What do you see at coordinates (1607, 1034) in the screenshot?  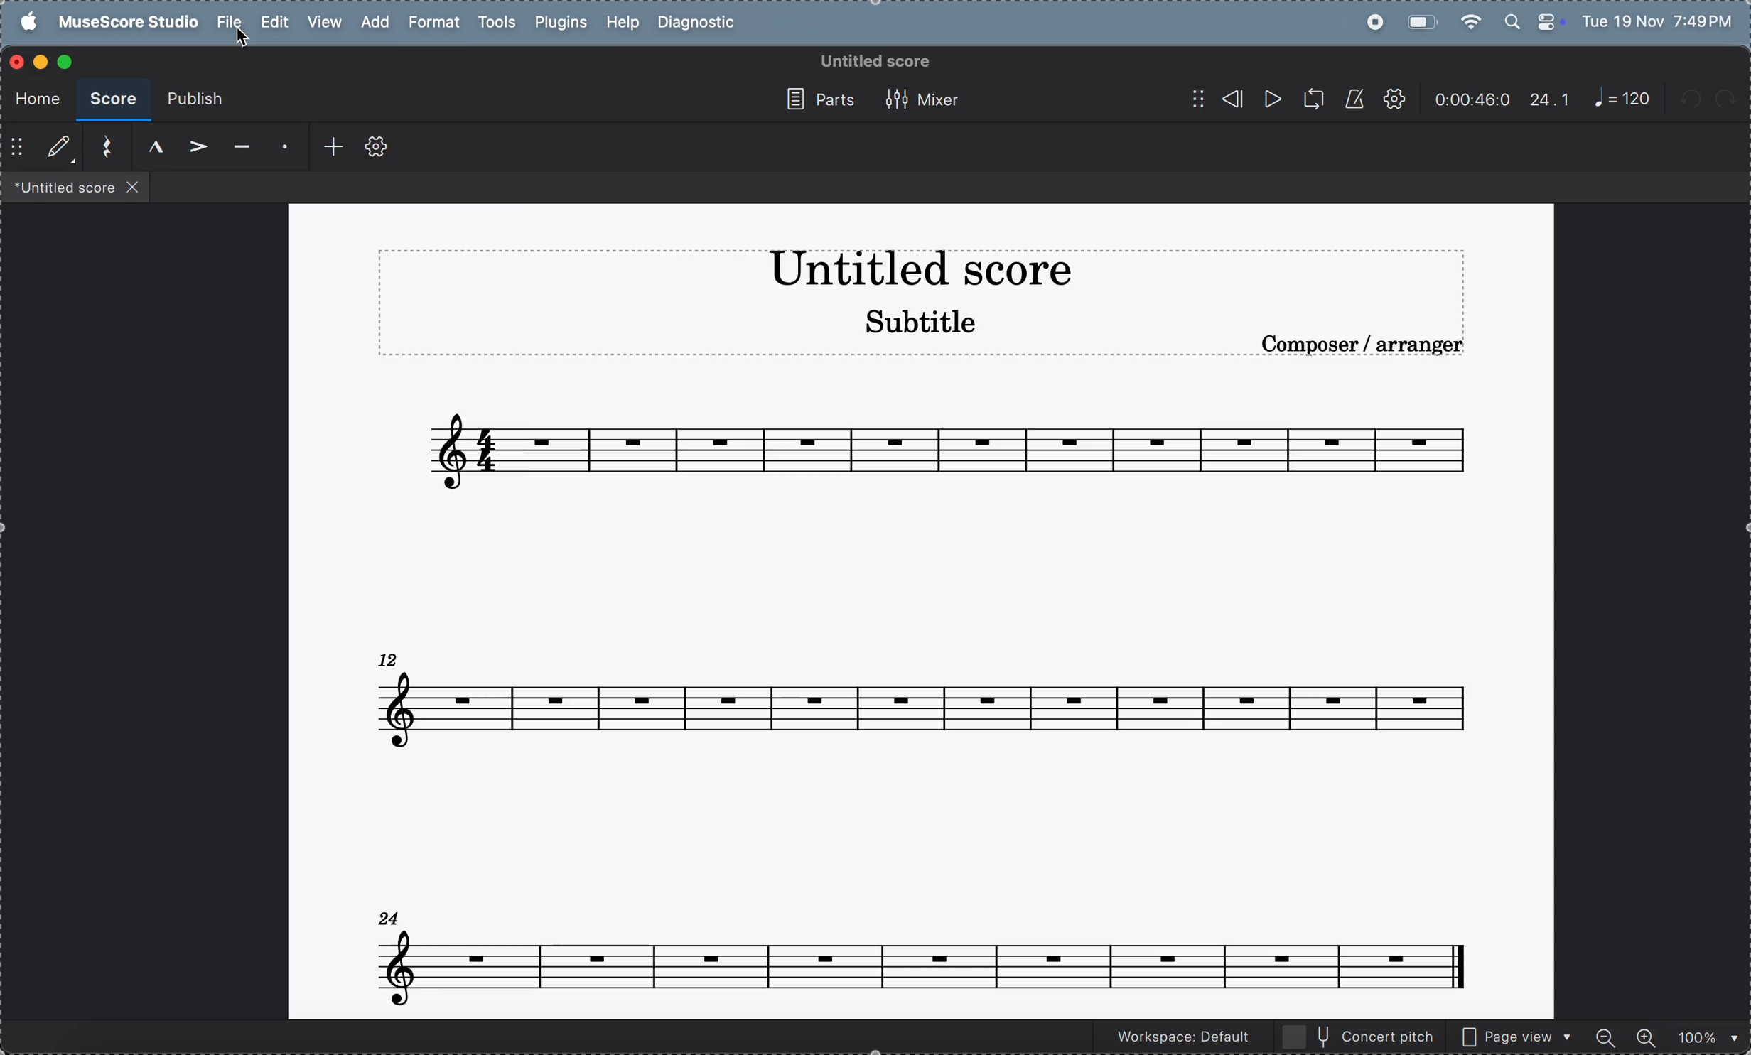 I see `zoom out` at bounding box center [1607, 1034].